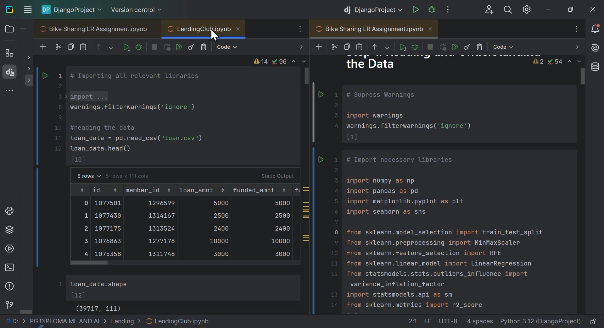 This screenshot has width=604, height=328. I want to click on Database, so click(596, 68).